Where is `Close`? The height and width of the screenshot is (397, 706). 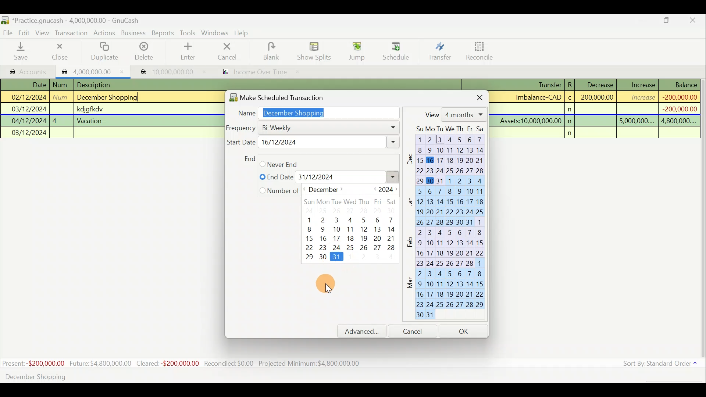 Close is located at coordinates (474, 96).